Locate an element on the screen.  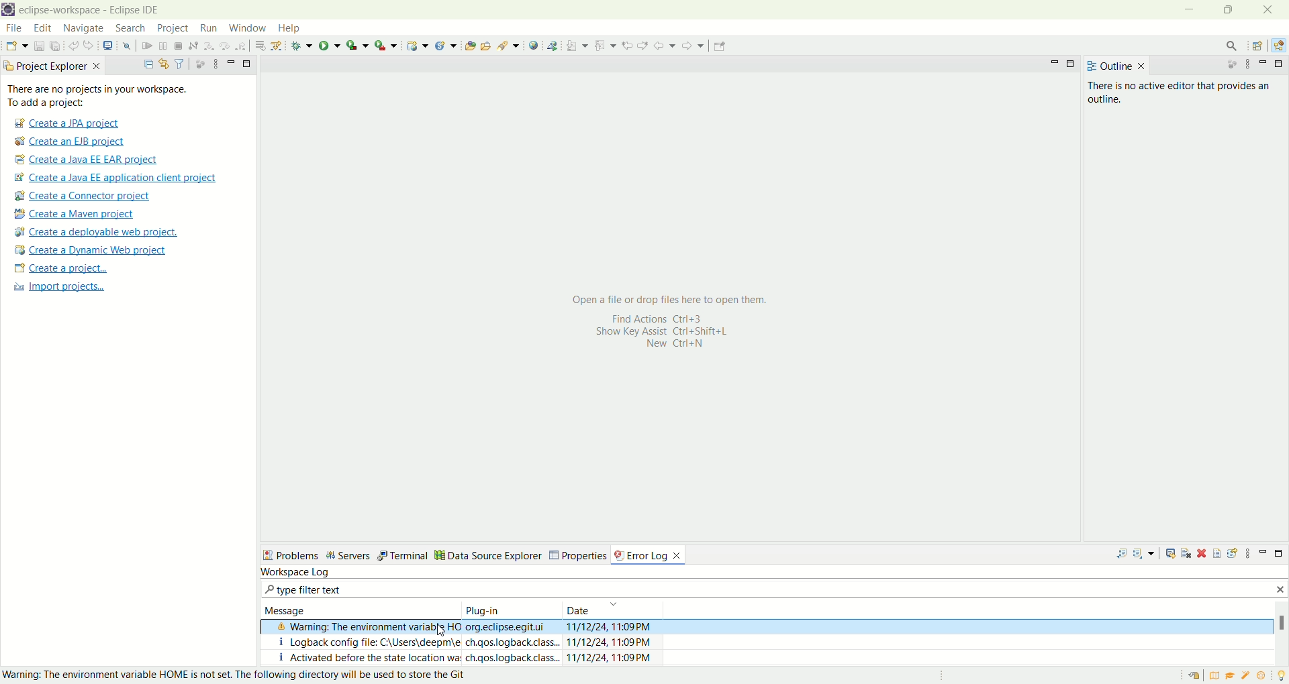
filter is located at coordinates (180, 63).